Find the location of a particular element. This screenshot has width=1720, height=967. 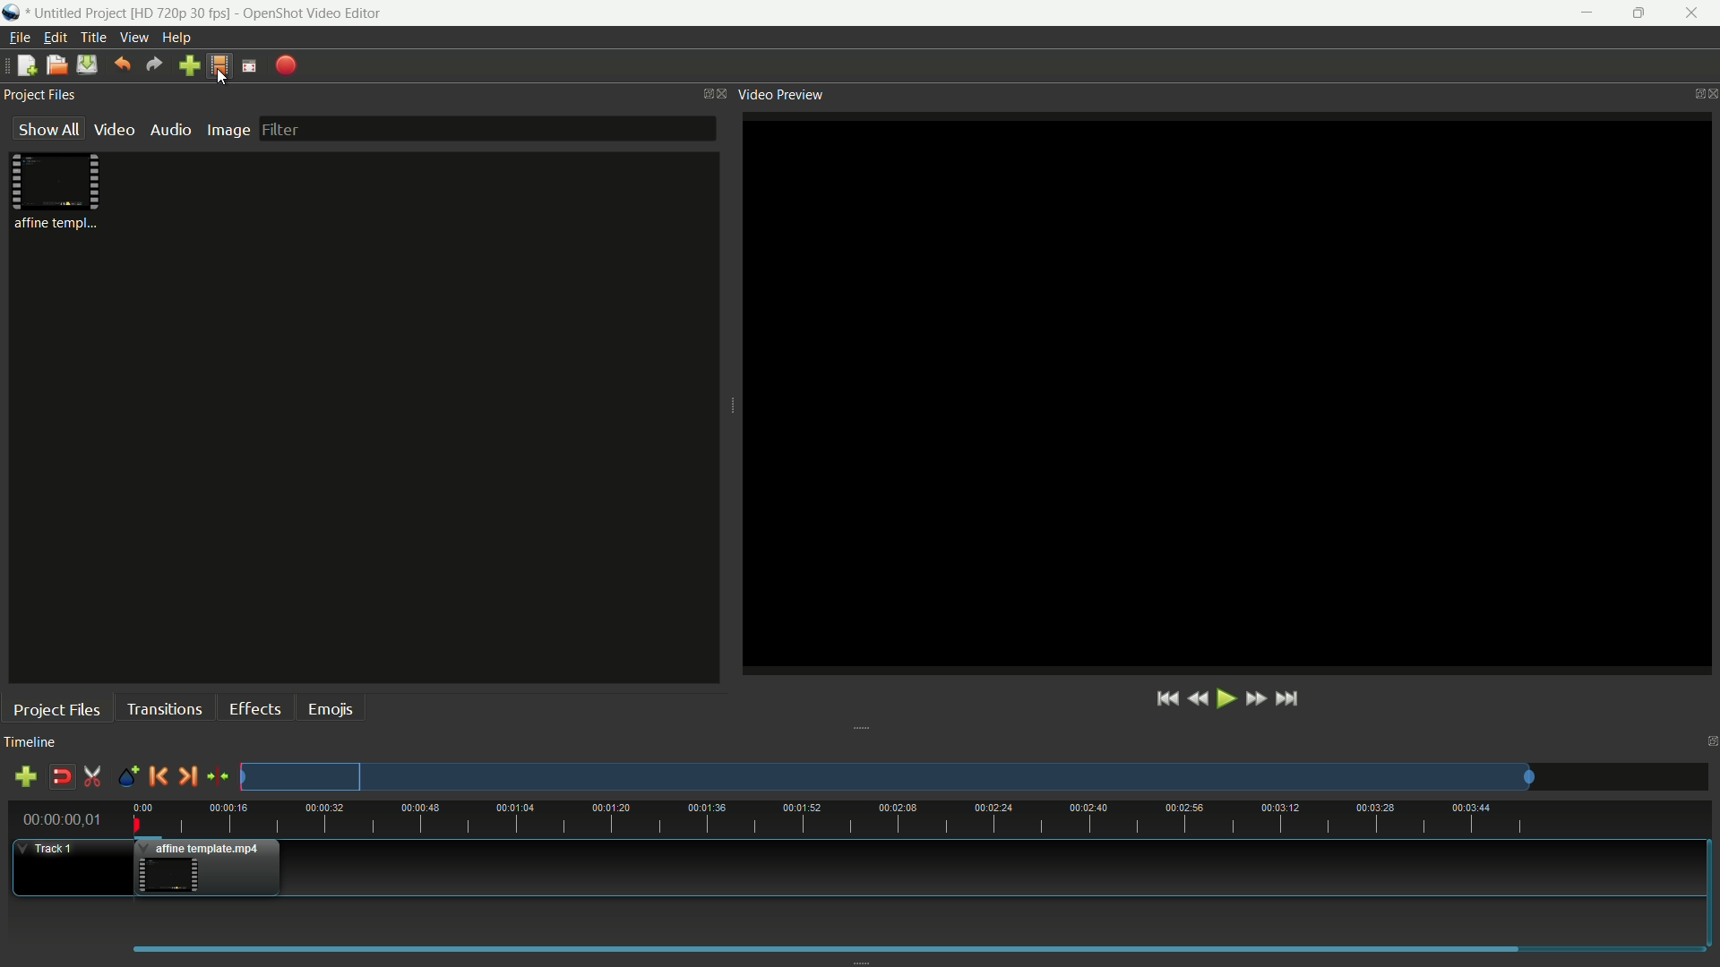

profile is located at coordinates (180, 13).